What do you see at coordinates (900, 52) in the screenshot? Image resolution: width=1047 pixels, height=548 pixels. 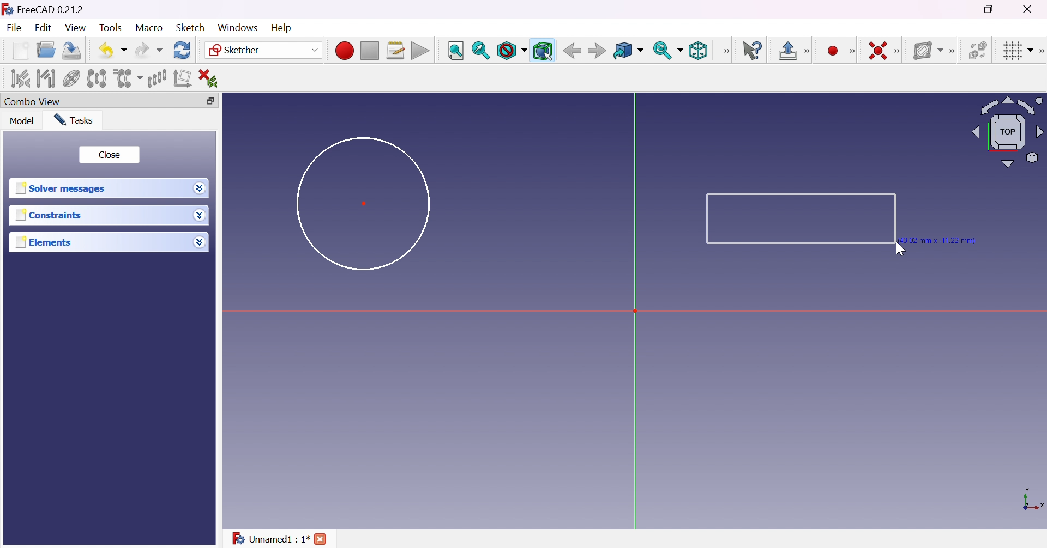 I see `[Sketcher constraints]` at bounding box center [900, 52].